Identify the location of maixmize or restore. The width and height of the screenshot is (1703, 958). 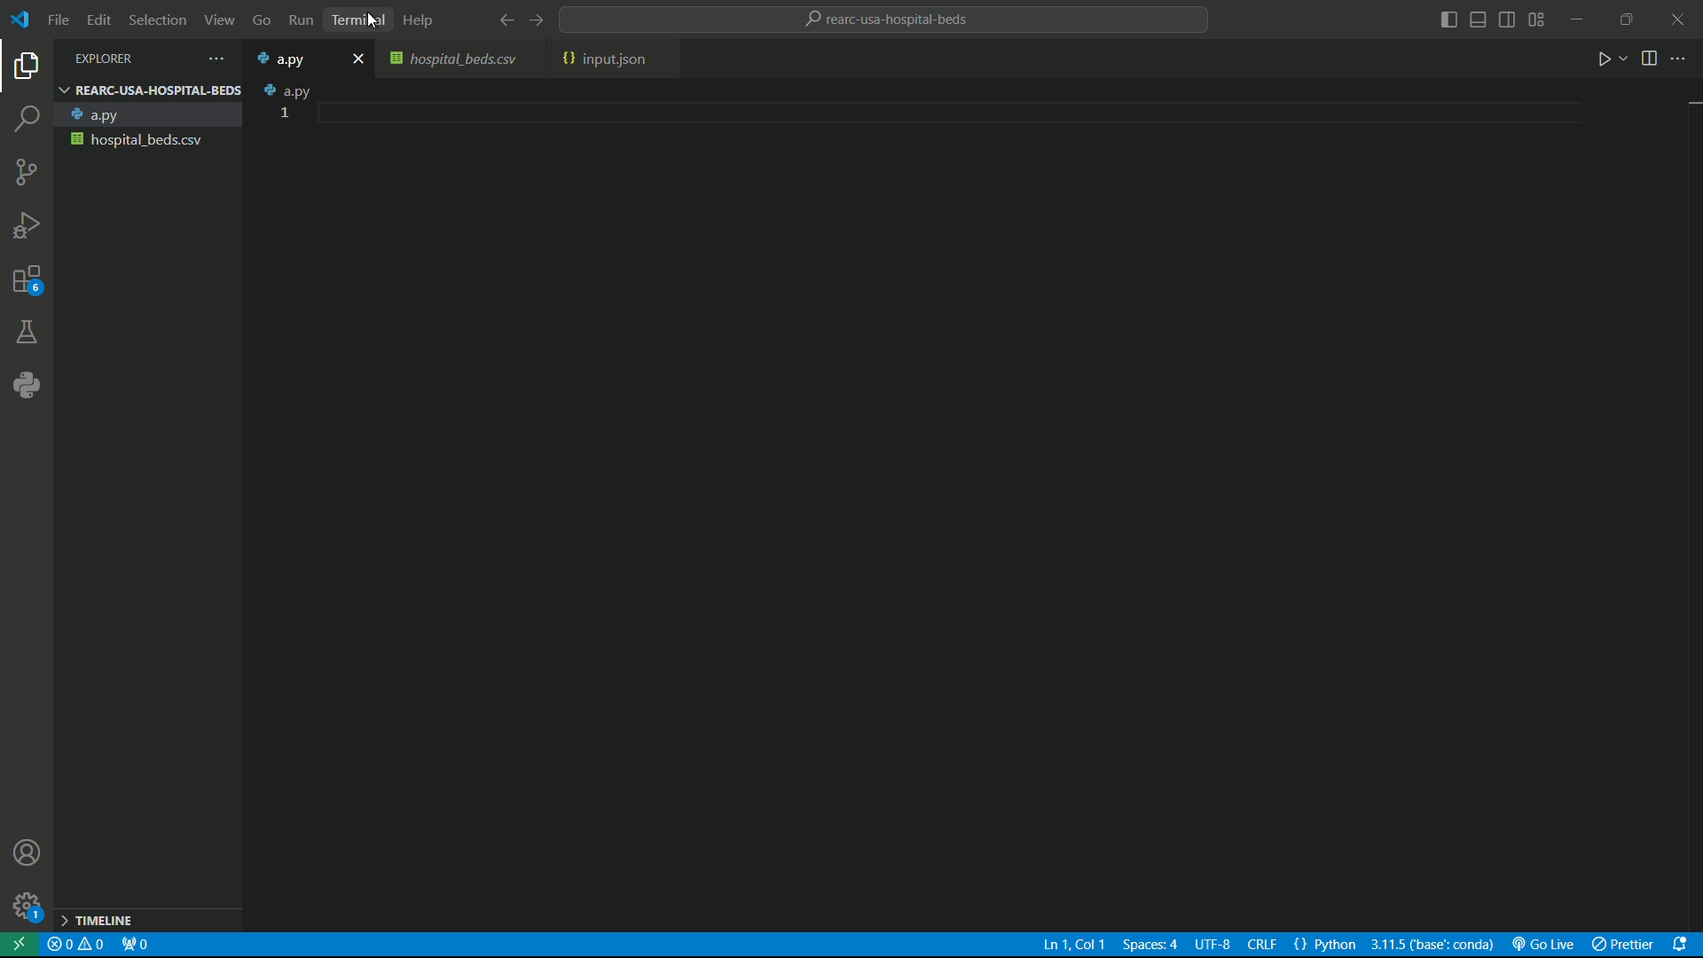
(1627, 20).